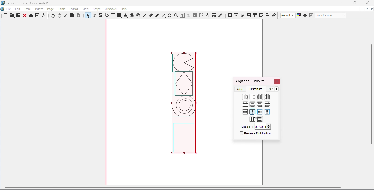 The image size is (374, 190). What do you see at coordinates (267, 112) in the screenshot?
I see `Make vertical gaps between items and the top and bottom of page margins equal` at bounding box center [267, 112].